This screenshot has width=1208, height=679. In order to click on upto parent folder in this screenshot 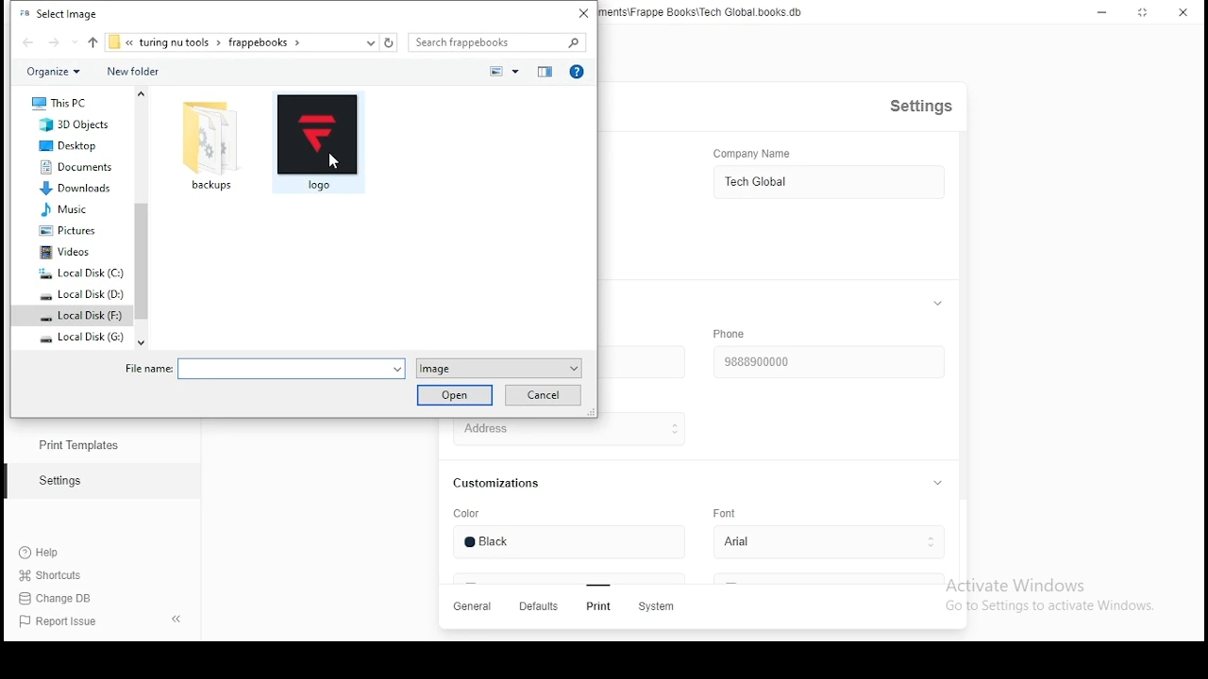, I will do `click(92, 42)`.